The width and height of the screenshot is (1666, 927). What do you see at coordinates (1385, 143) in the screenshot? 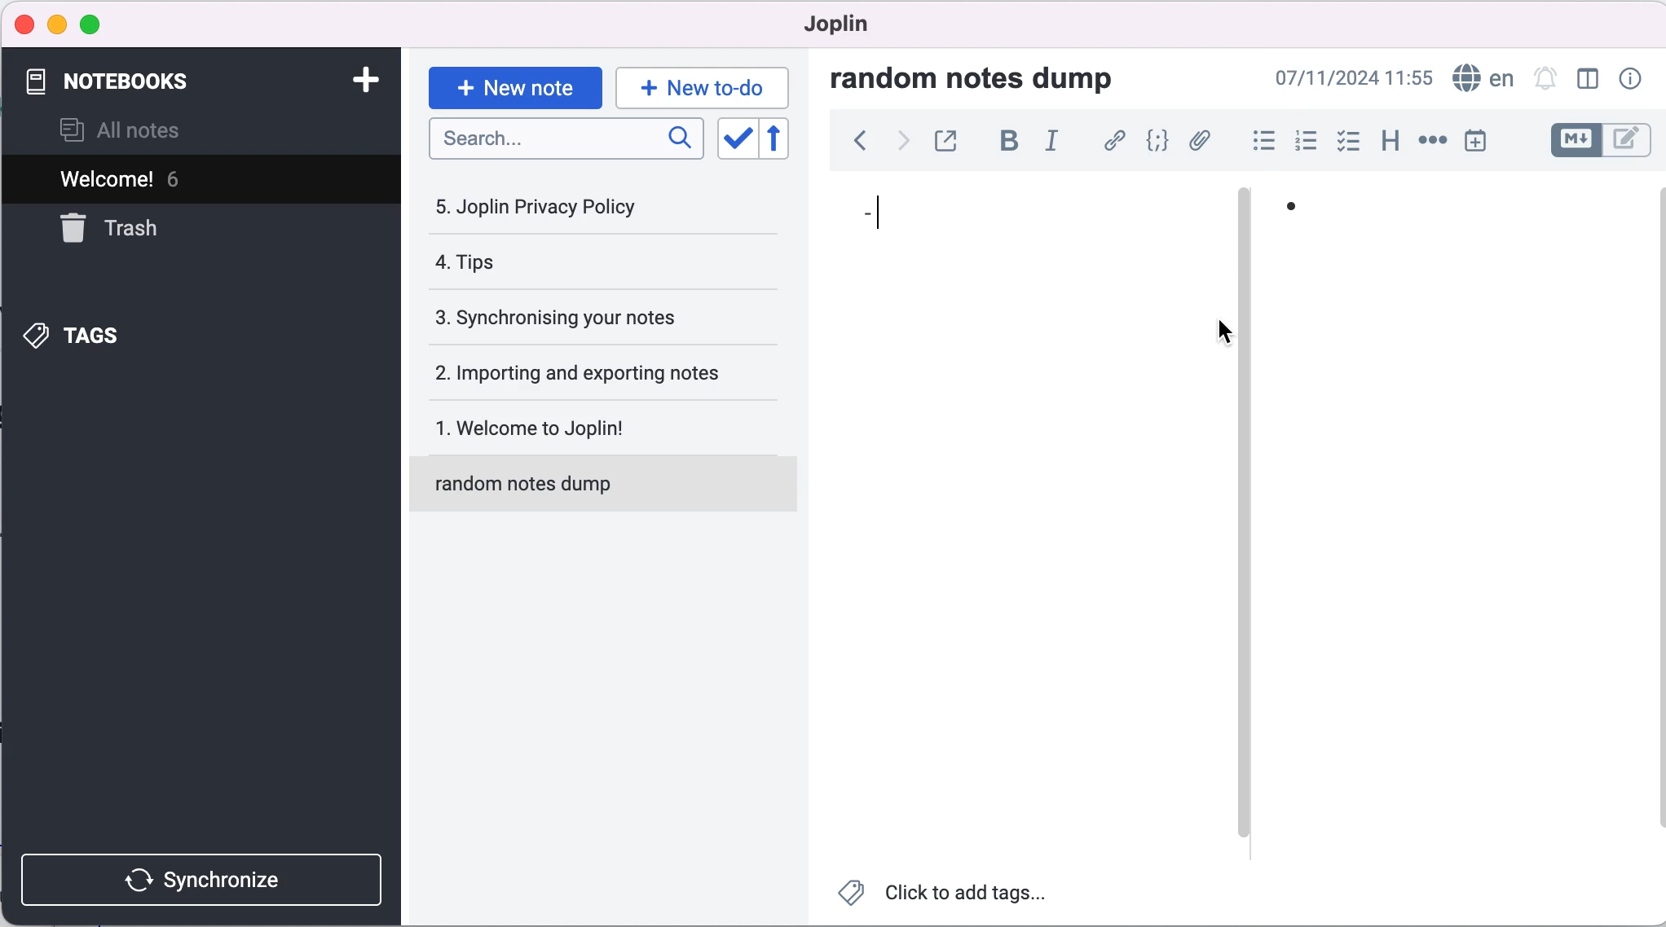
I see `heading` at bounding box center [1385, 143].